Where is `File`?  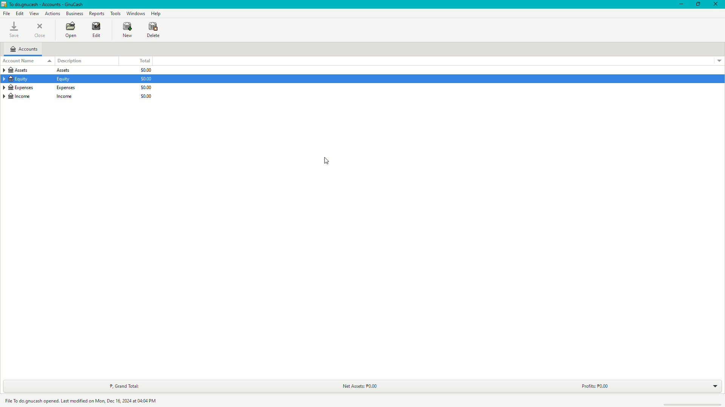
File is located at coordinates (7, 14).